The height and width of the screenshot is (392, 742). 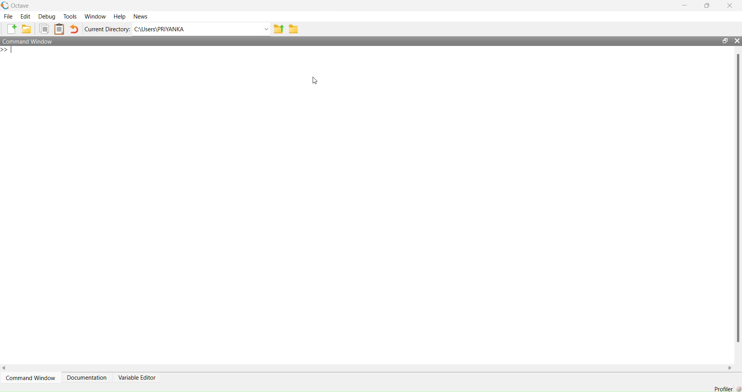 What do you see at coordinates (279, 29) in the screenshot?
I see `share folder` at bounding box center [279, 29].